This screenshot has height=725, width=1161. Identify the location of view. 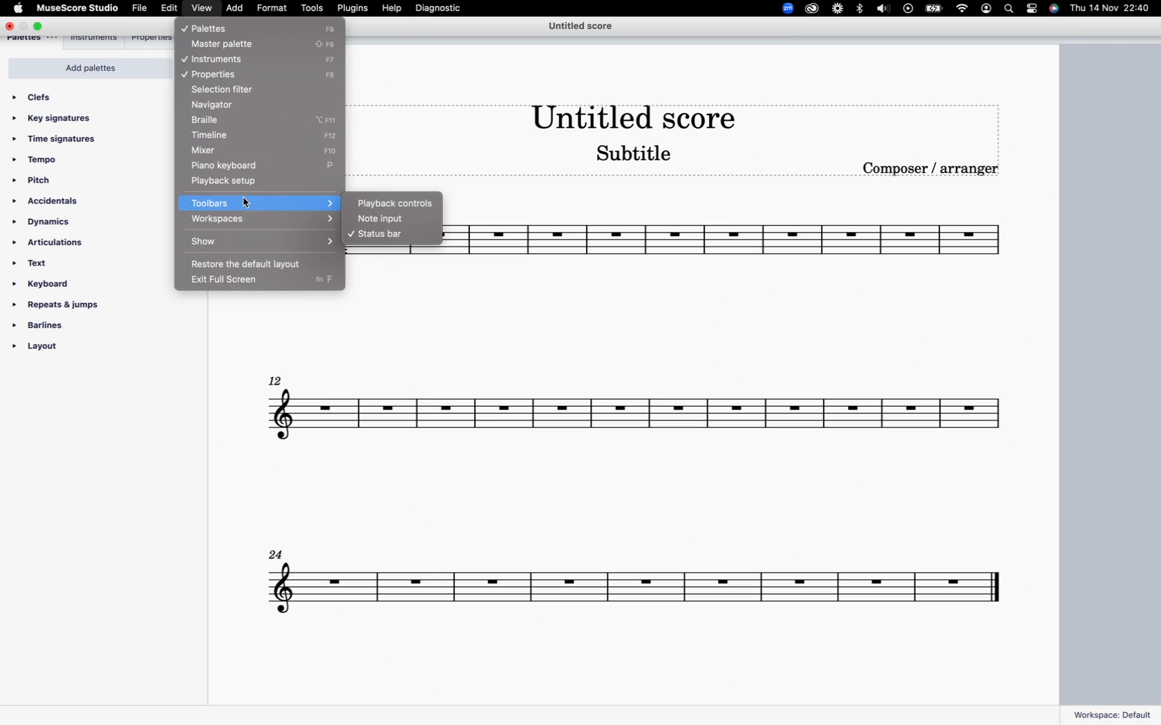
(200, 8).